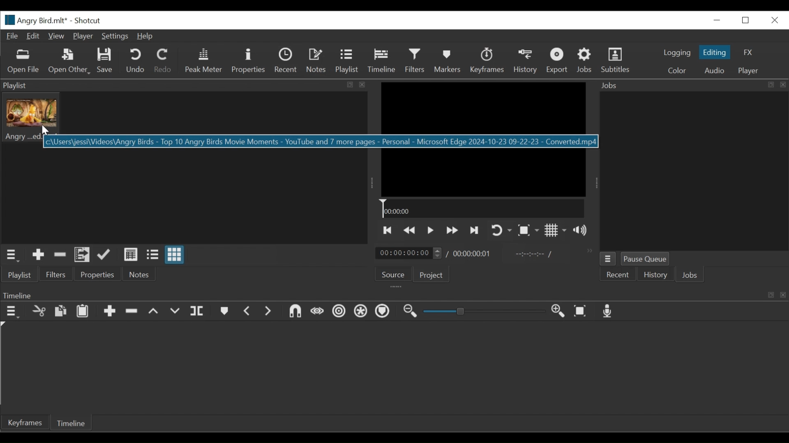 The image size is (789, 443). What do you see at coordinates (583, 231) in the screenshot?
I see `Show volume control` at bounding box center [583, 231].